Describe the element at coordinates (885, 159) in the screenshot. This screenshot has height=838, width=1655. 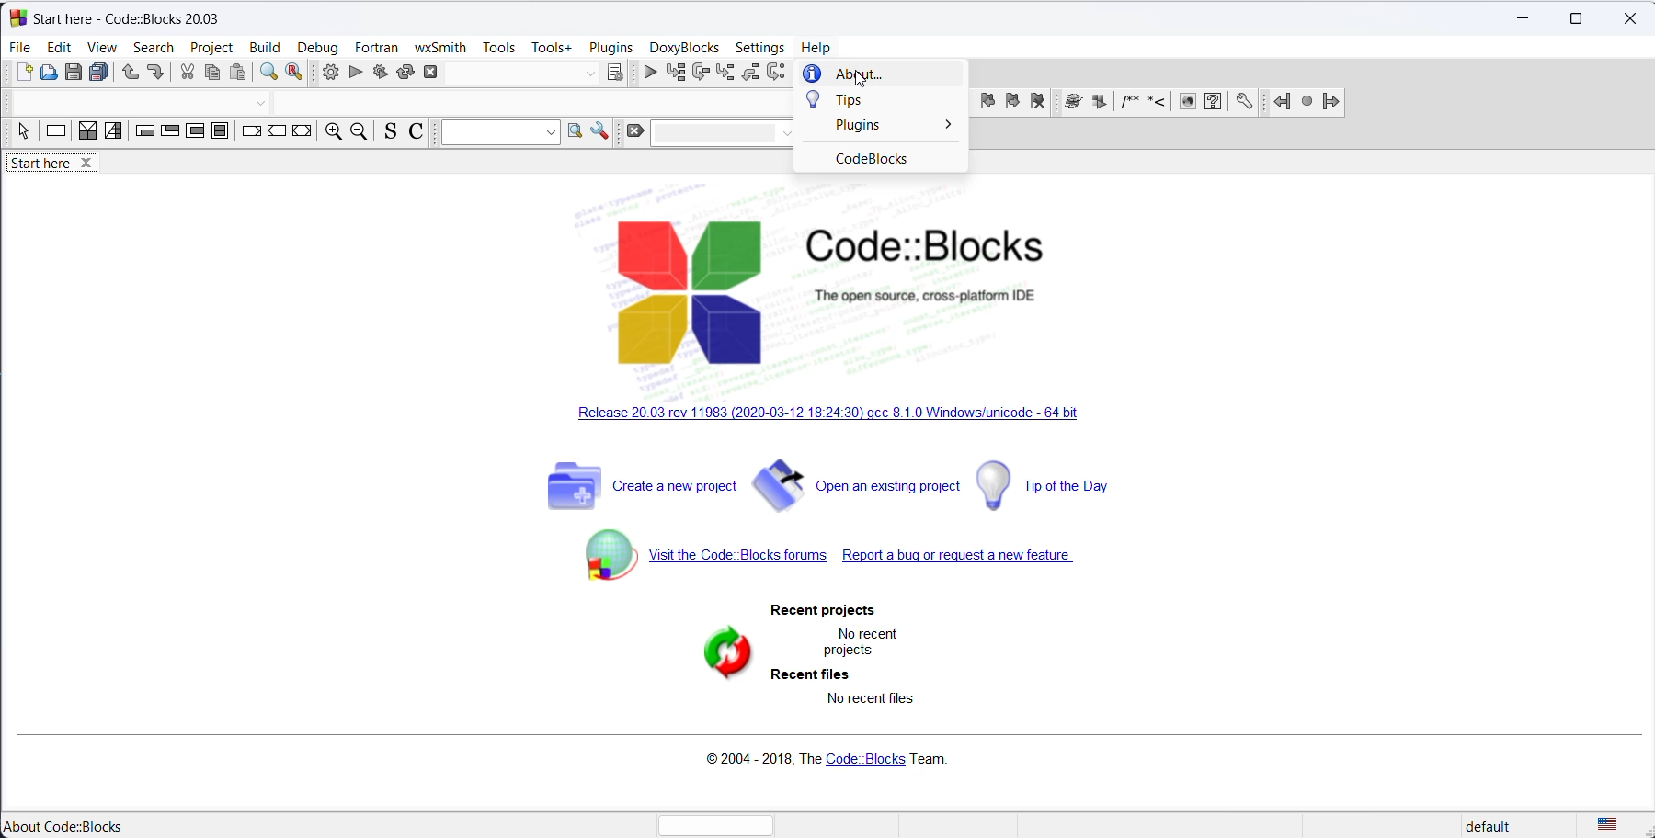
I see `codeblocks` at that location.